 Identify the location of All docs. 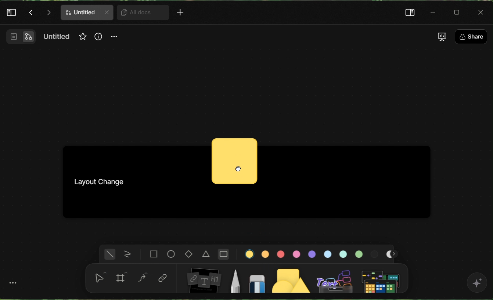
(140, 13).